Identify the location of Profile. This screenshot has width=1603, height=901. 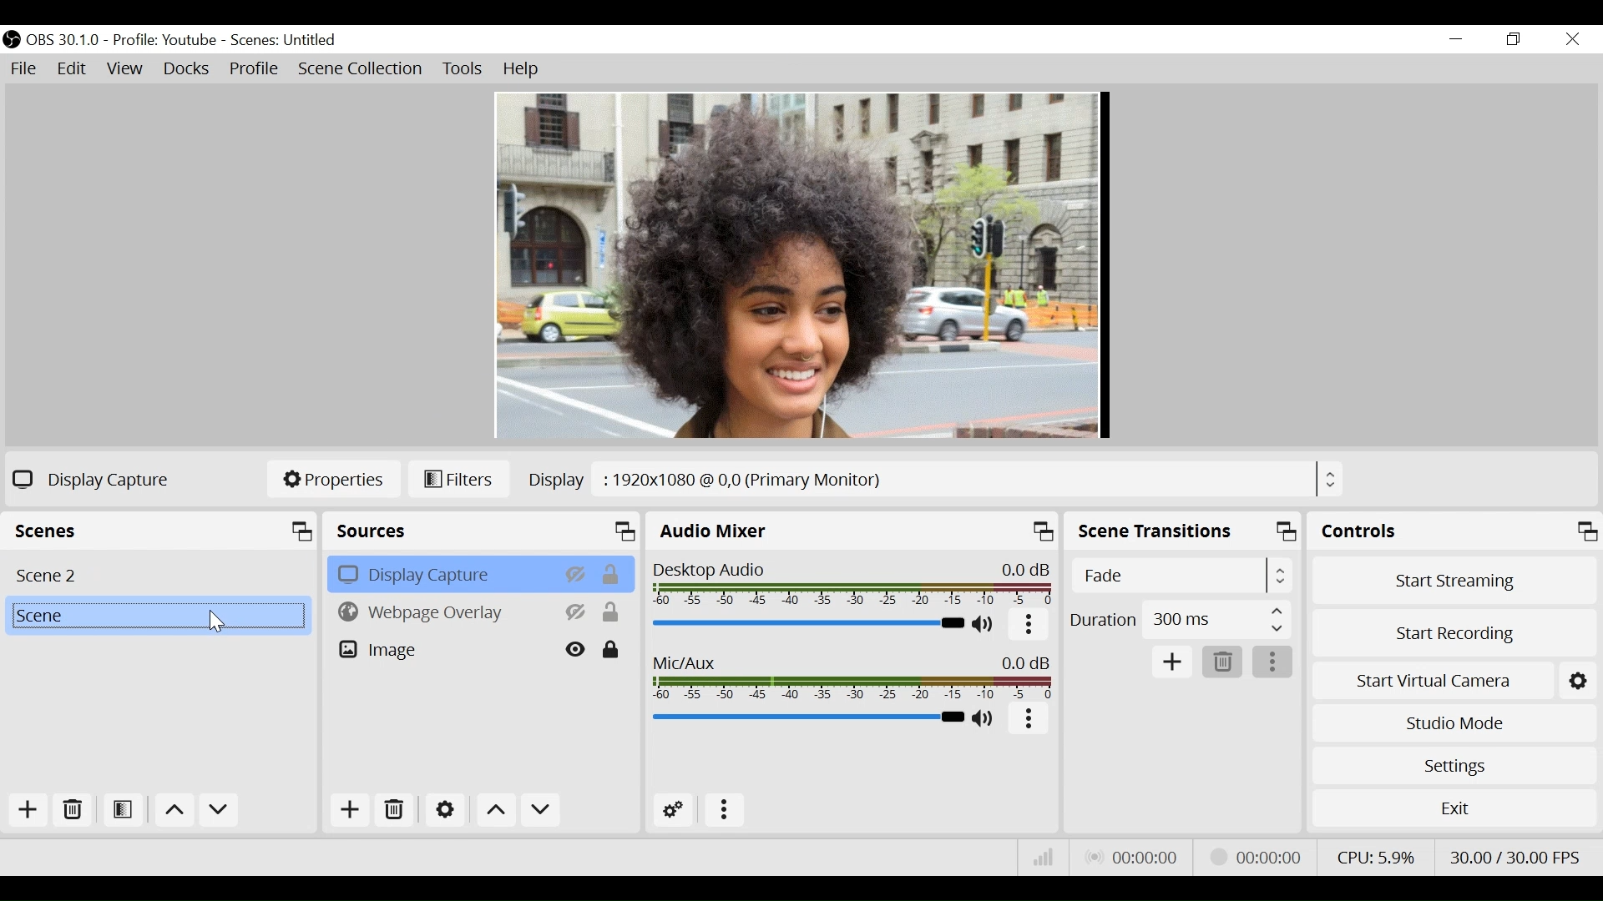
(167, 41).